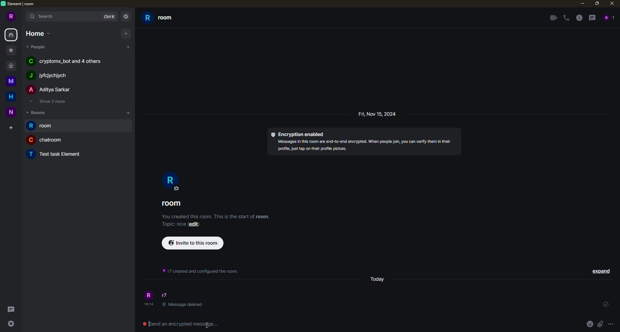  I want to click on encryption enabled, so click(299, 133).